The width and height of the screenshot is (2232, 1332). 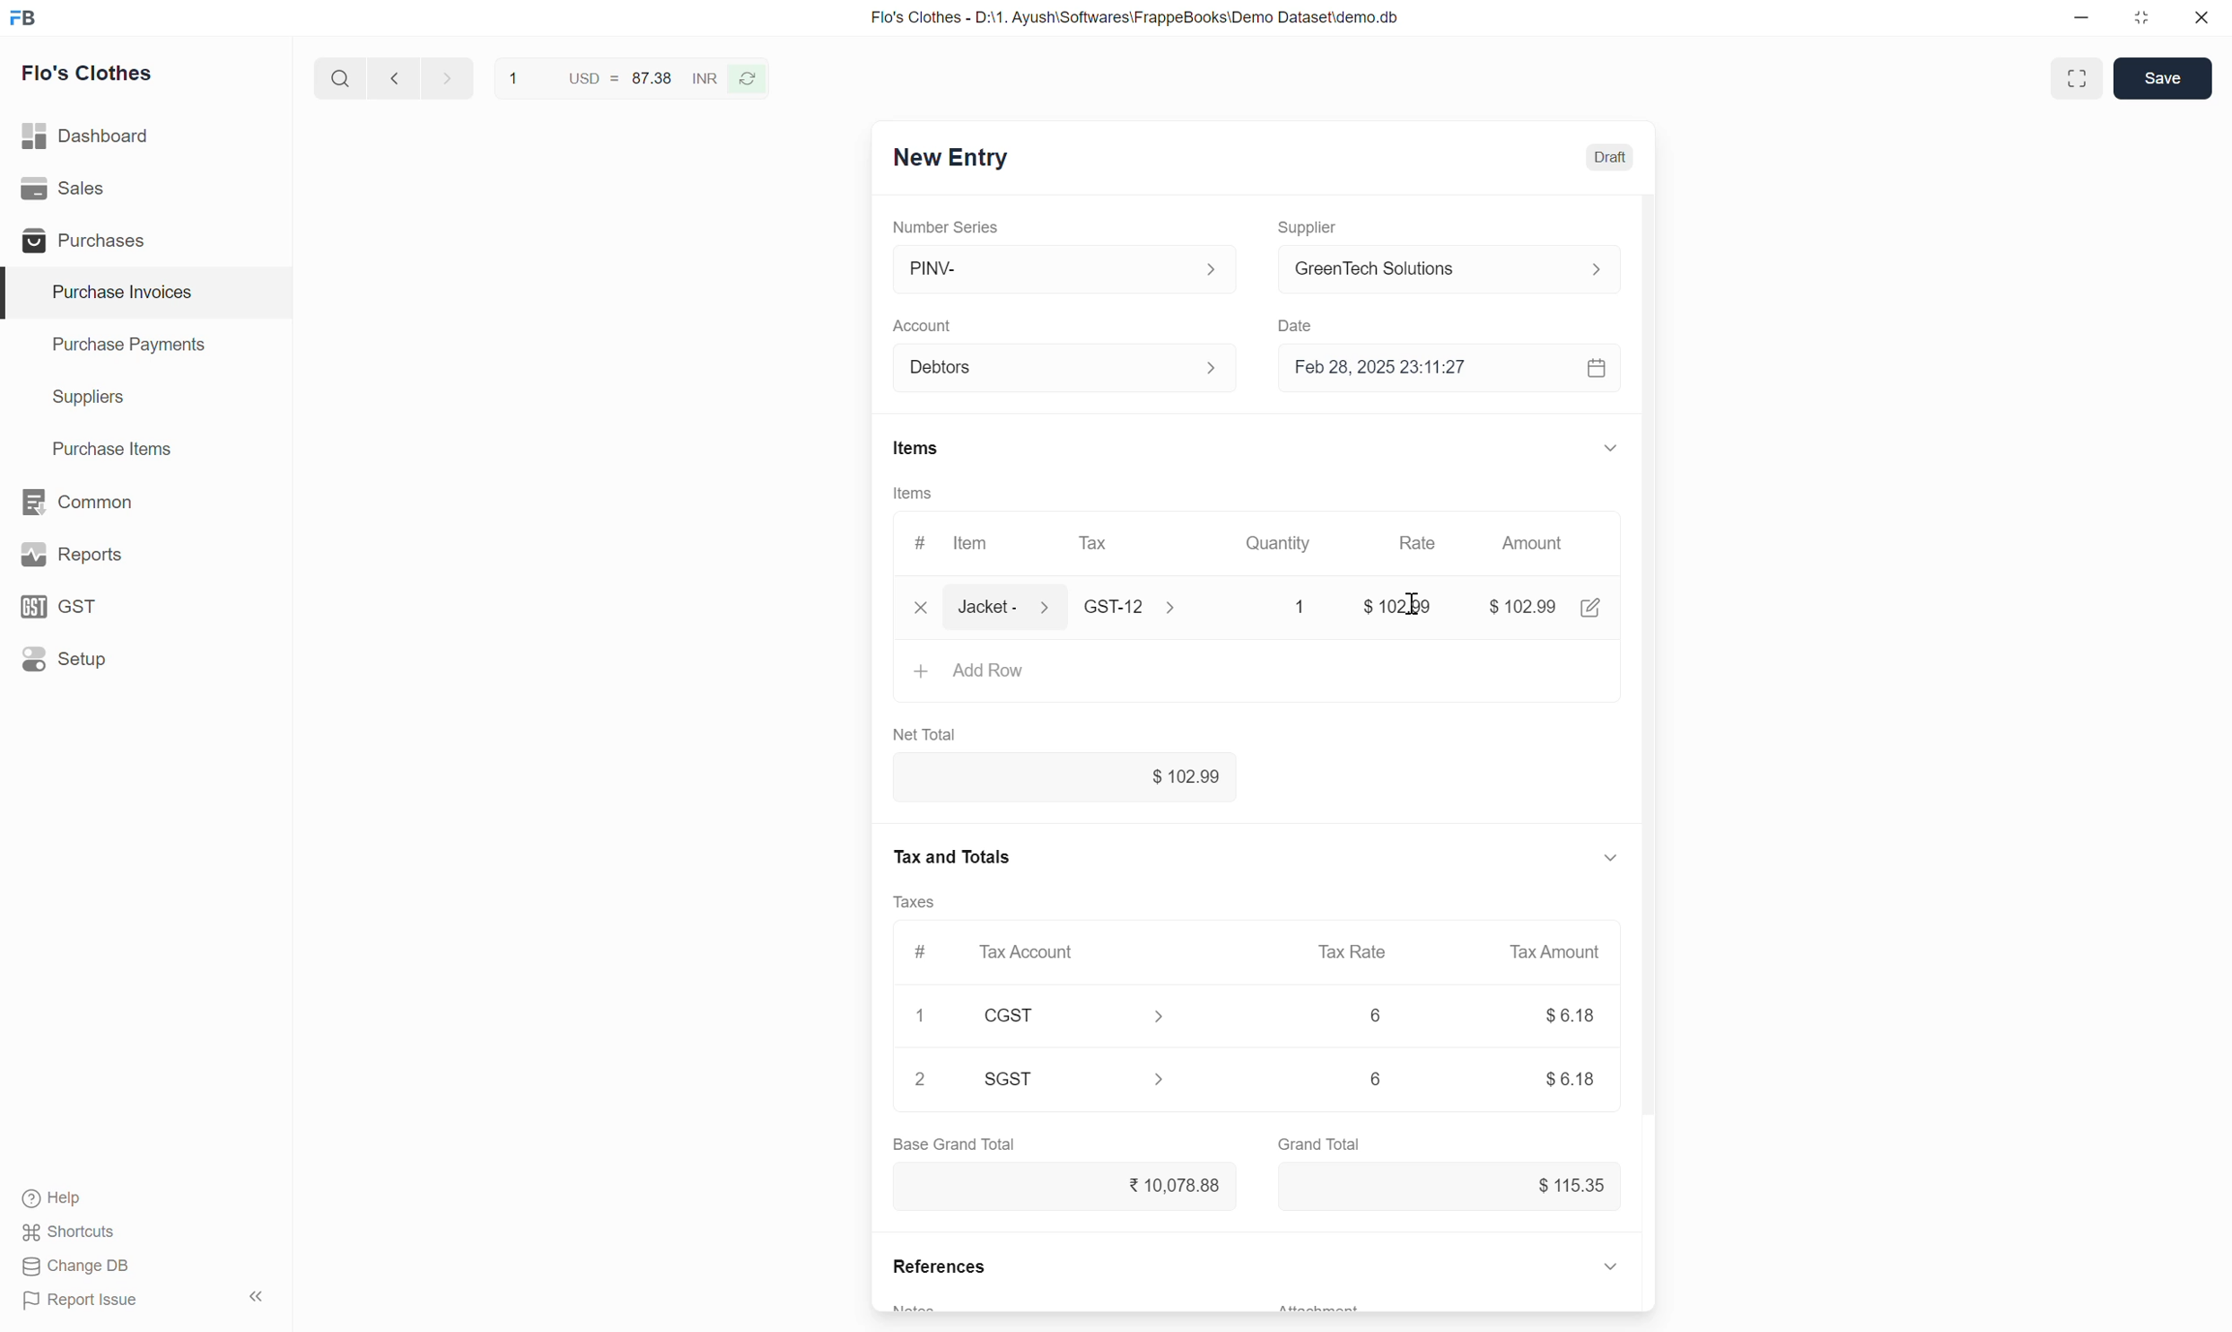 What do you see at coordinates (1301, 326) in the screenshot?
I see `Date` at bounding box center [1301, 326].